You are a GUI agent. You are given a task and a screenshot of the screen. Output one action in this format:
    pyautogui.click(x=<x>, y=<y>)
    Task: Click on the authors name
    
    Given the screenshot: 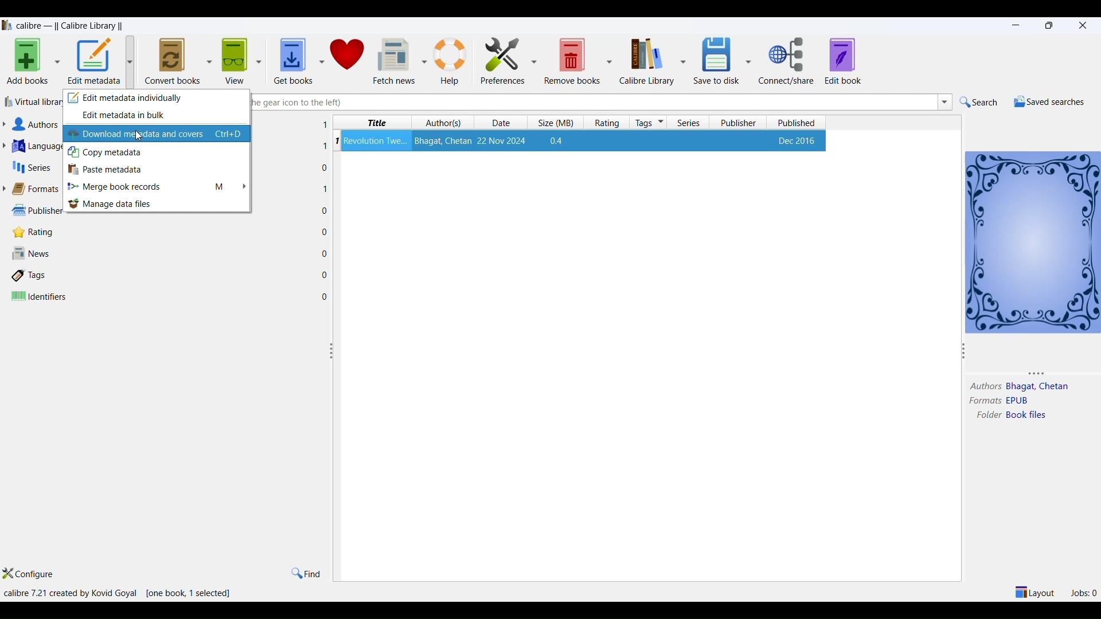 What is the action you would take?
    pyautogui.click(x=1038, y=386)
    